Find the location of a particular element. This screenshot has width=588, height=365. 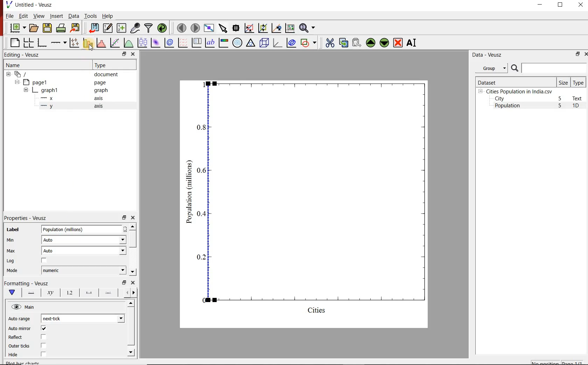

x axis is located at coordinates (73, 98).